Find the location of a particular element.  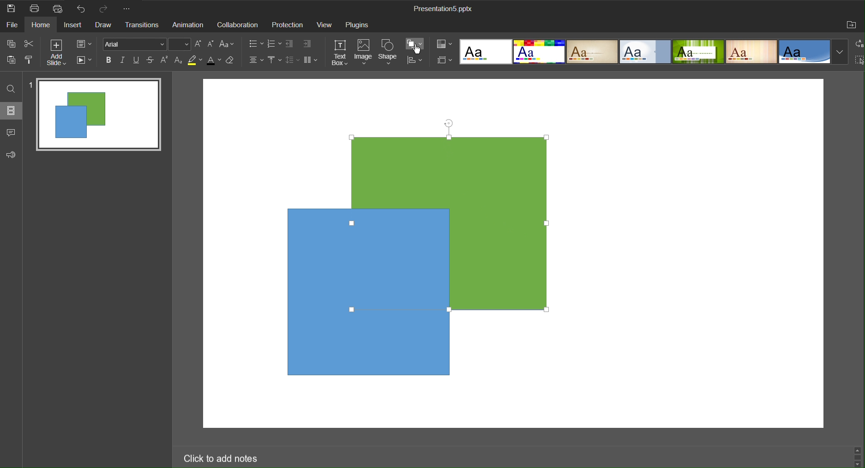

decrease Indent is located at coordinates (290, 44).